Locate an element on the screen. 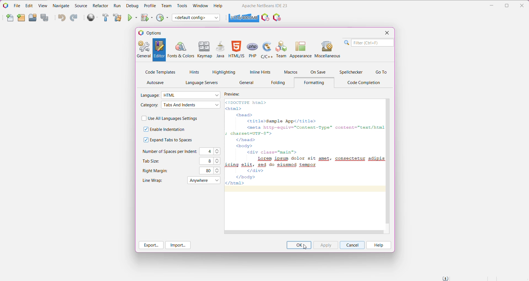 This screenshot has height=281, width=529. <html> is located at coordinates (235, 109).